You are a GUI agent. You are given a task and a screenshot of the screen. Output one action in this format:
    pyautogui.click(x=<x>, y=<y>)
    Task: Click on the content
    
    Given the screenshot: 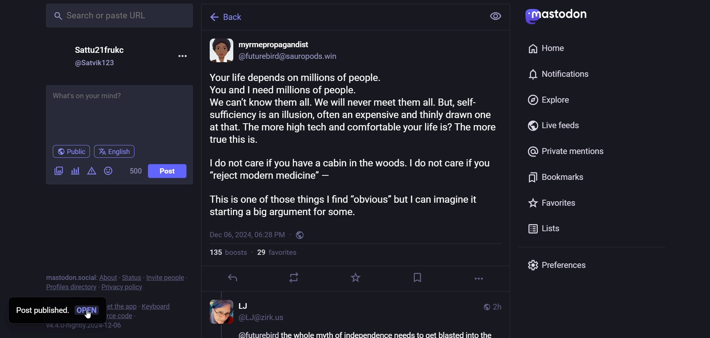 What is the action you would take?
    pyautogui.click(x=354, y=145)
    